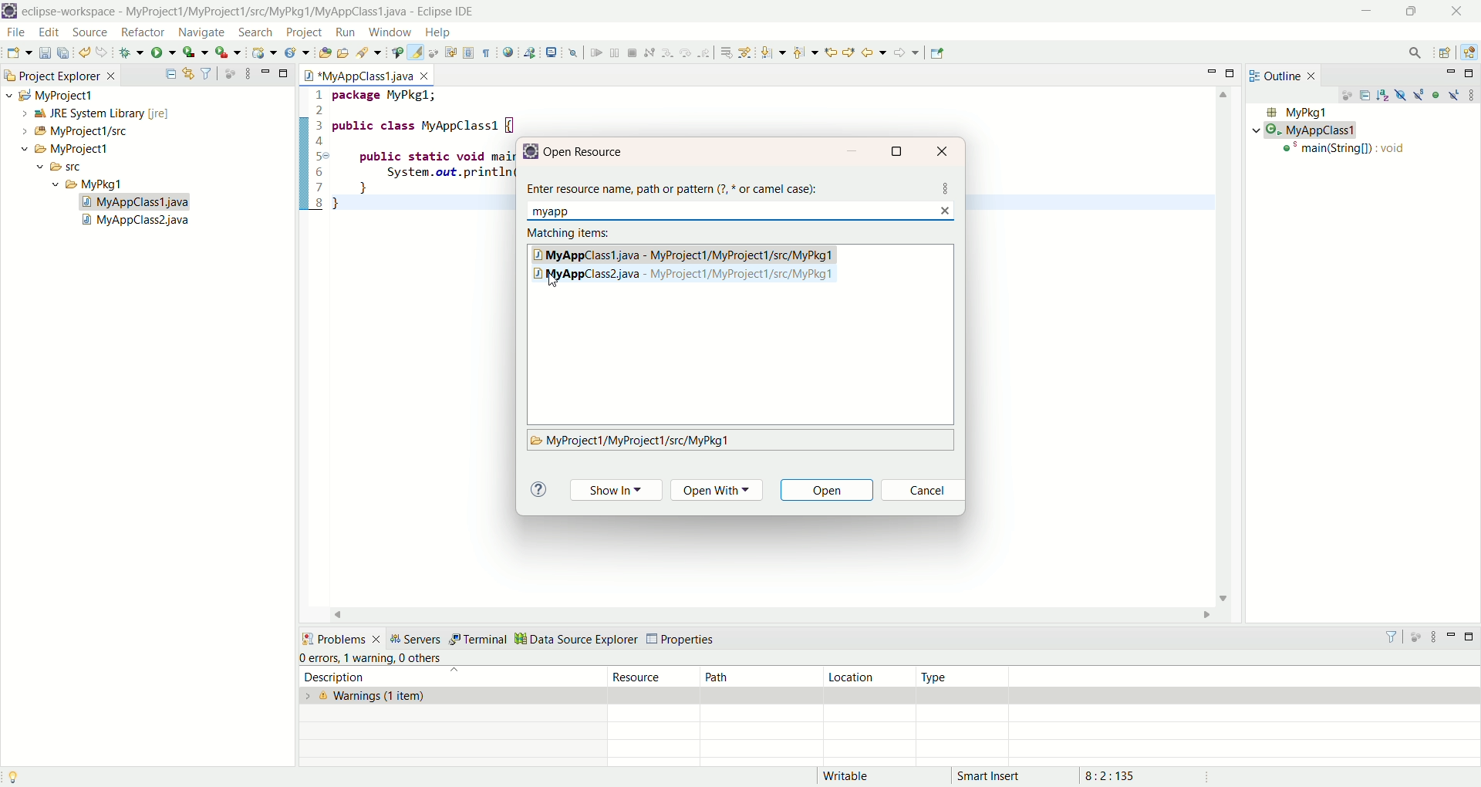 The width and height of the screenshot is (1481, 787). I want to click on maximize, so click(899, 150).